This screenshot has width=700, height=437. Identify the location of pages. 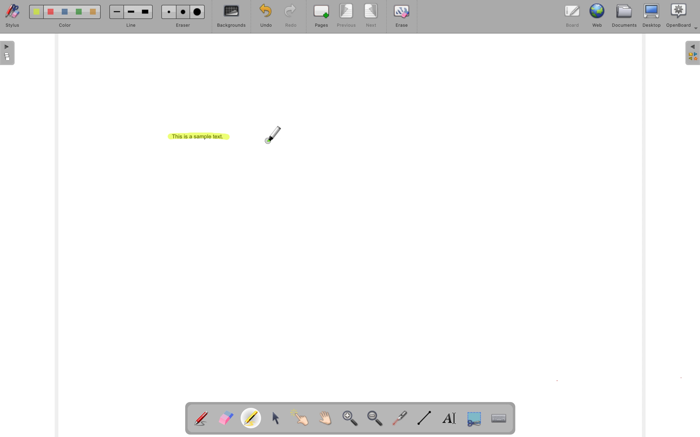
(320, 16).